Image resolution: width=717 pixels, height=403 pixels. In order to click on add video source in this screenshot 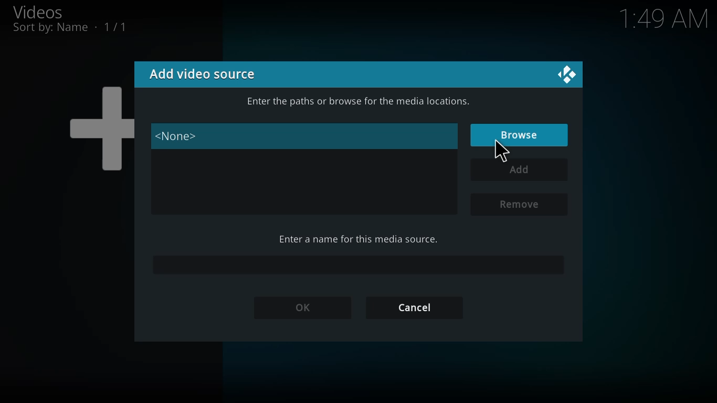, I will do `click(204, 72)`.